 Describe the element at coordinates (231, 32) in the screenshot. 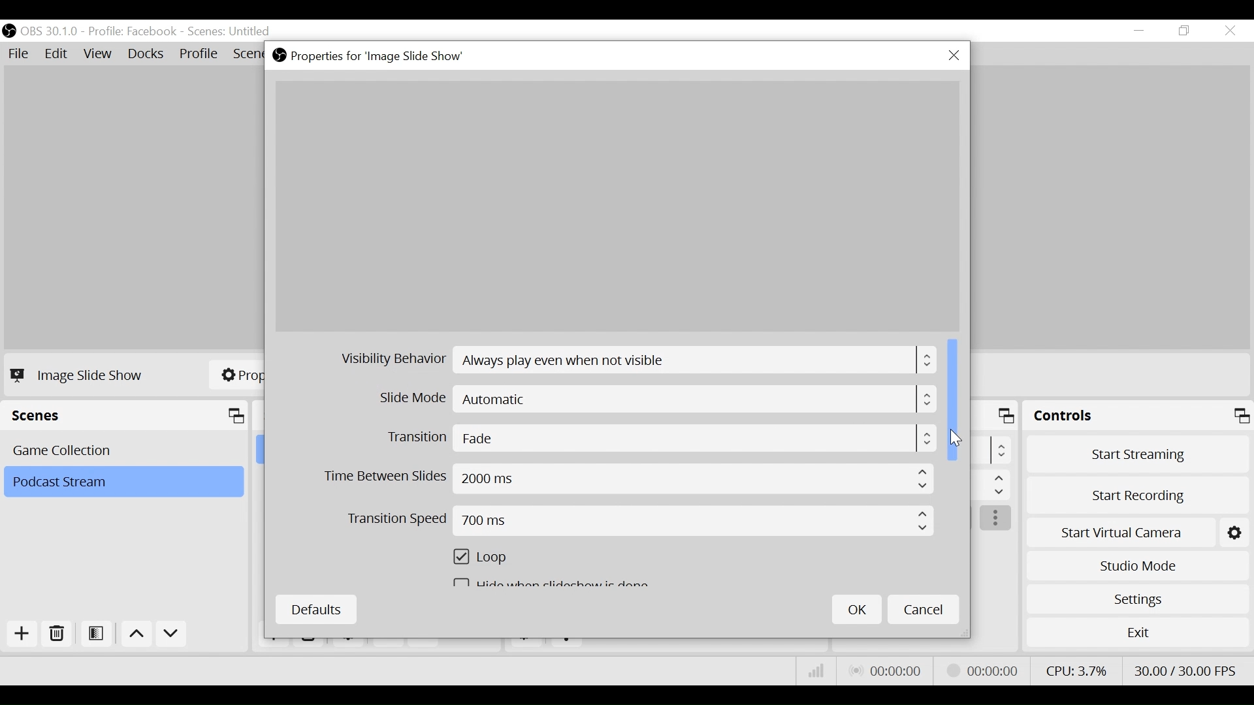

I see `Scene` at that location.